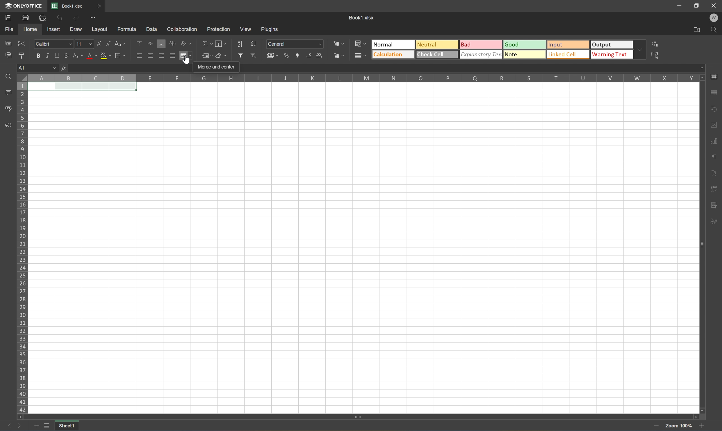  Describe the element at coordinates (8, 43) in the screenshot. I see `Copy` at that location.